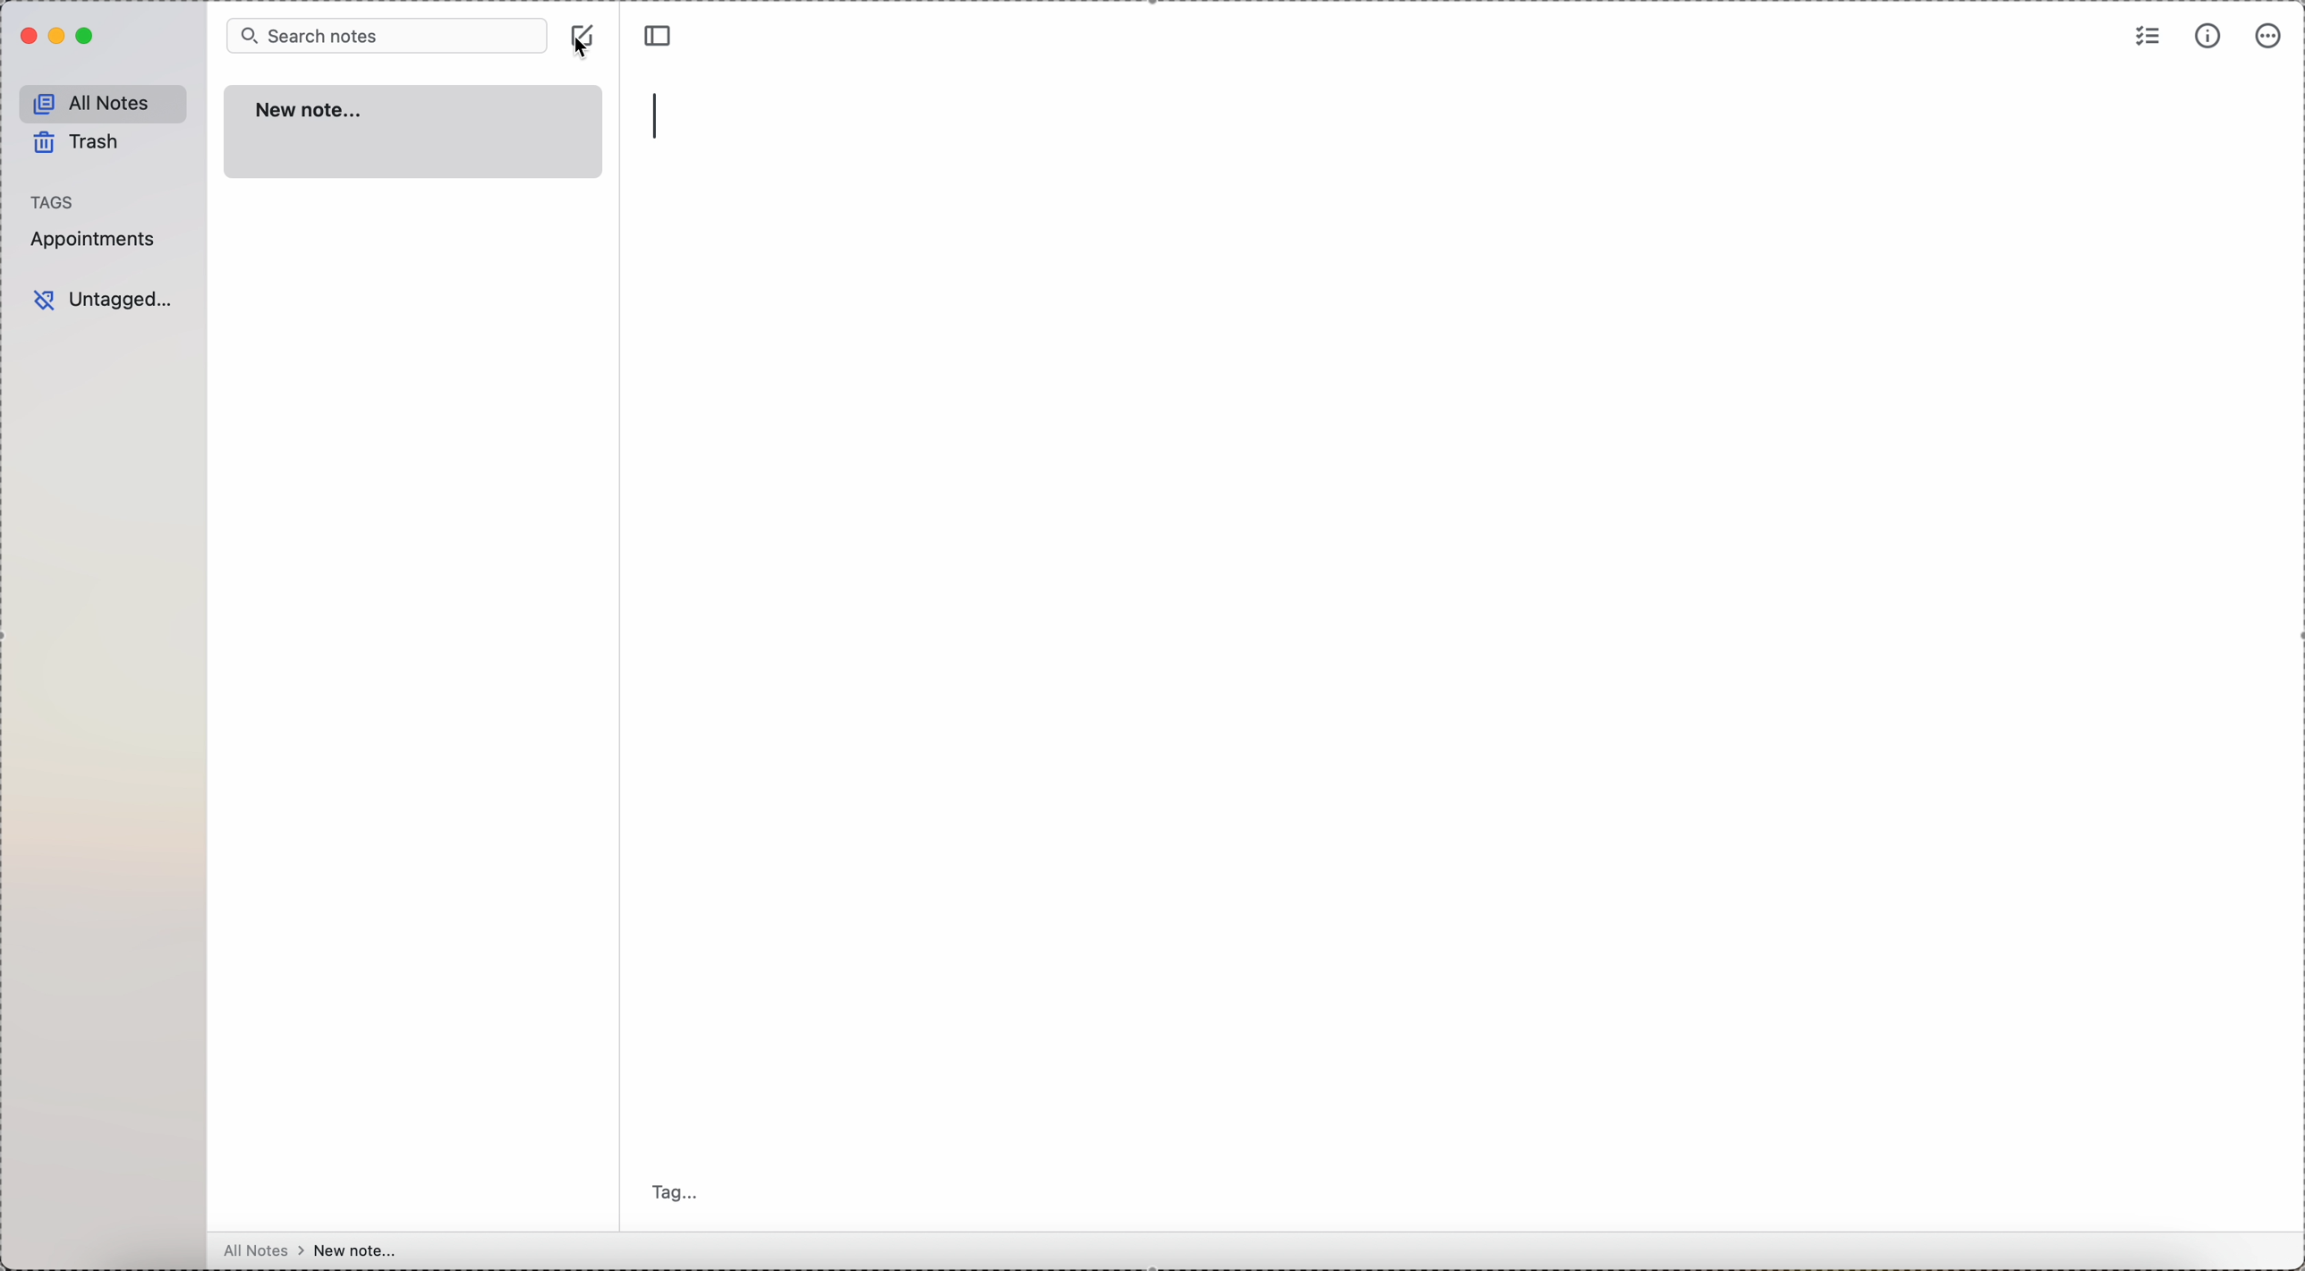 The image size is (2305, 1271). I want to click on tag, so click(680, 1194).